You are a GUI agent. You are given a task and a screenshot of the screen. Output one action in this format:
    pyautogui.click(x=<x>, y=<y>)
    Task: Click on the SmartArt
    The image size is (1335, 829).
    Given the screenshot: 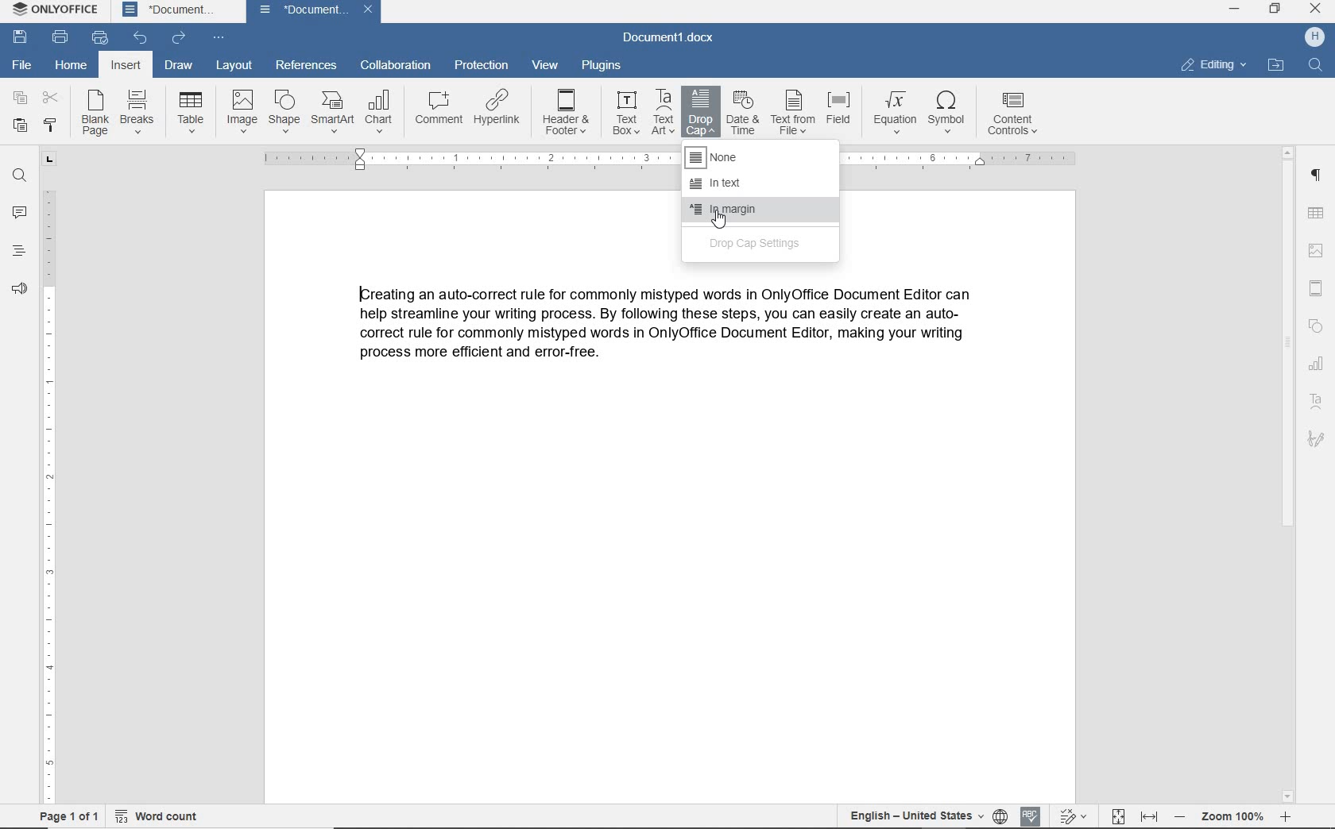 What is the action you would take?
    pyautogui.click(x=333, y=111)
    